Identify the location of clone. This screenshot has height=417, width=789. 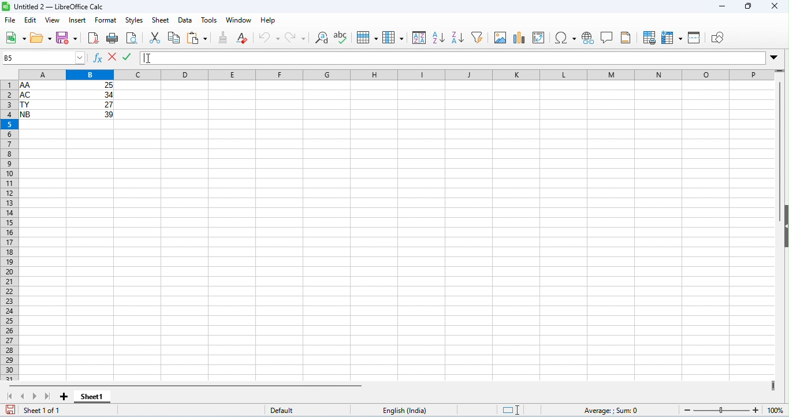
(224, 37).